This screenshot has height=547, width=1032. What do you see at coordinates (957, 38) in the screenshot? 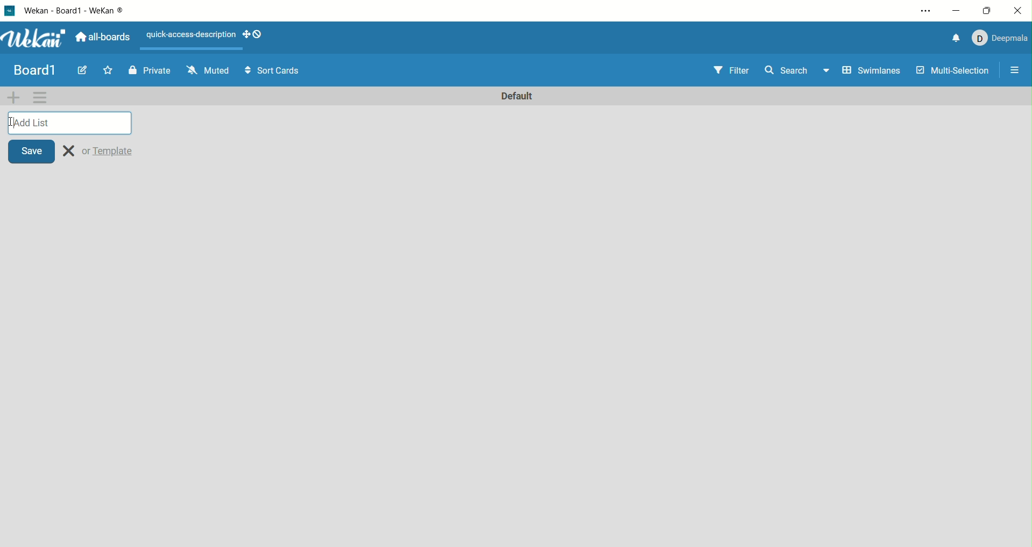
I see `notification` at bounding box center [957, 38].